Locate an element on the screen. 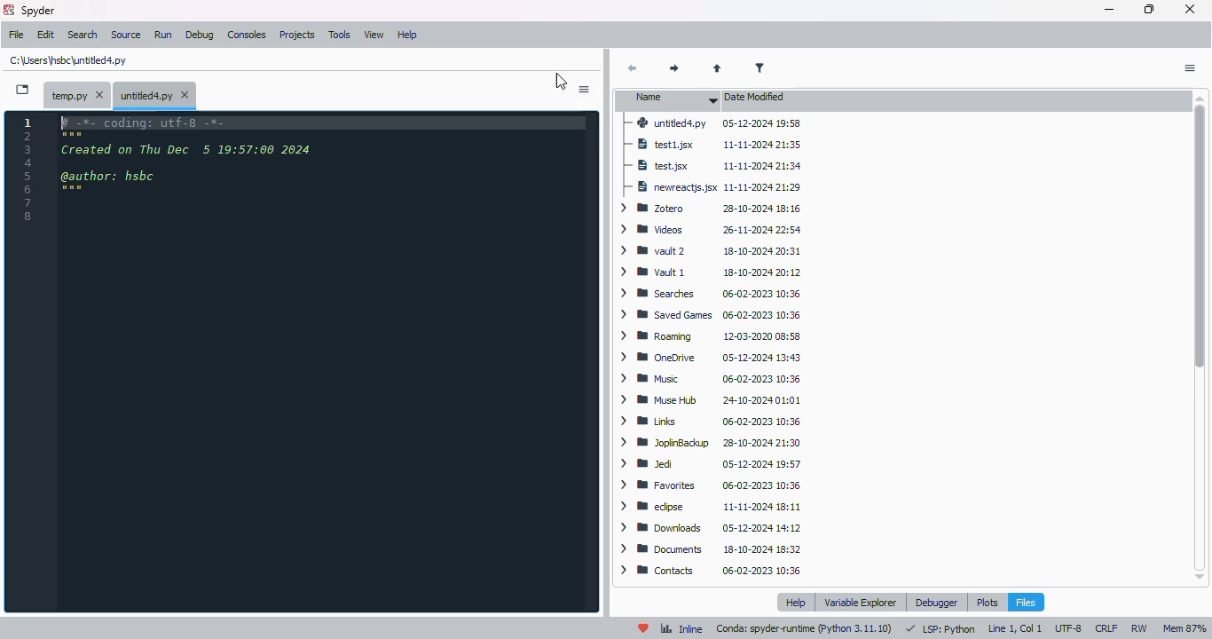 This screenshot has height=639, width=1212. next is located at coordinates (674, 69).